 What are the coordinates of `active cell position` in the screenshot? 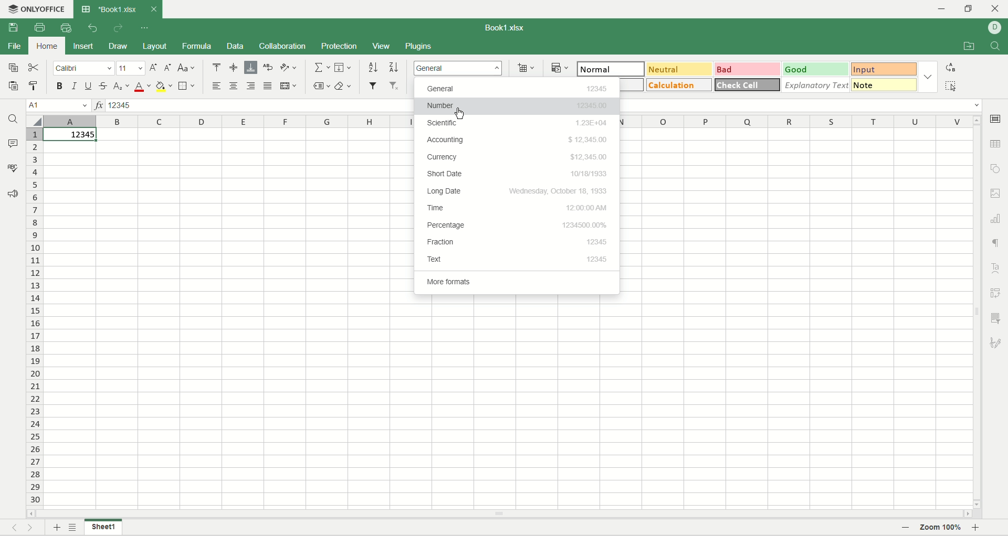 It's located at (59, 106).